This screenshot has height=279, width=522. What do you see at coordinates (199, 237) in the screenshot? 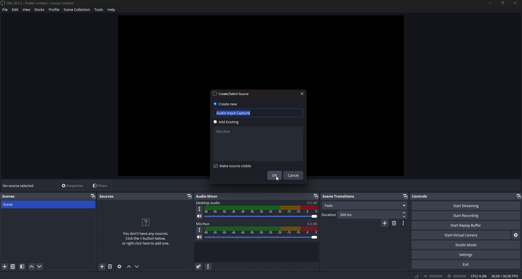
I see `mute` at bounding box center [199, 237].